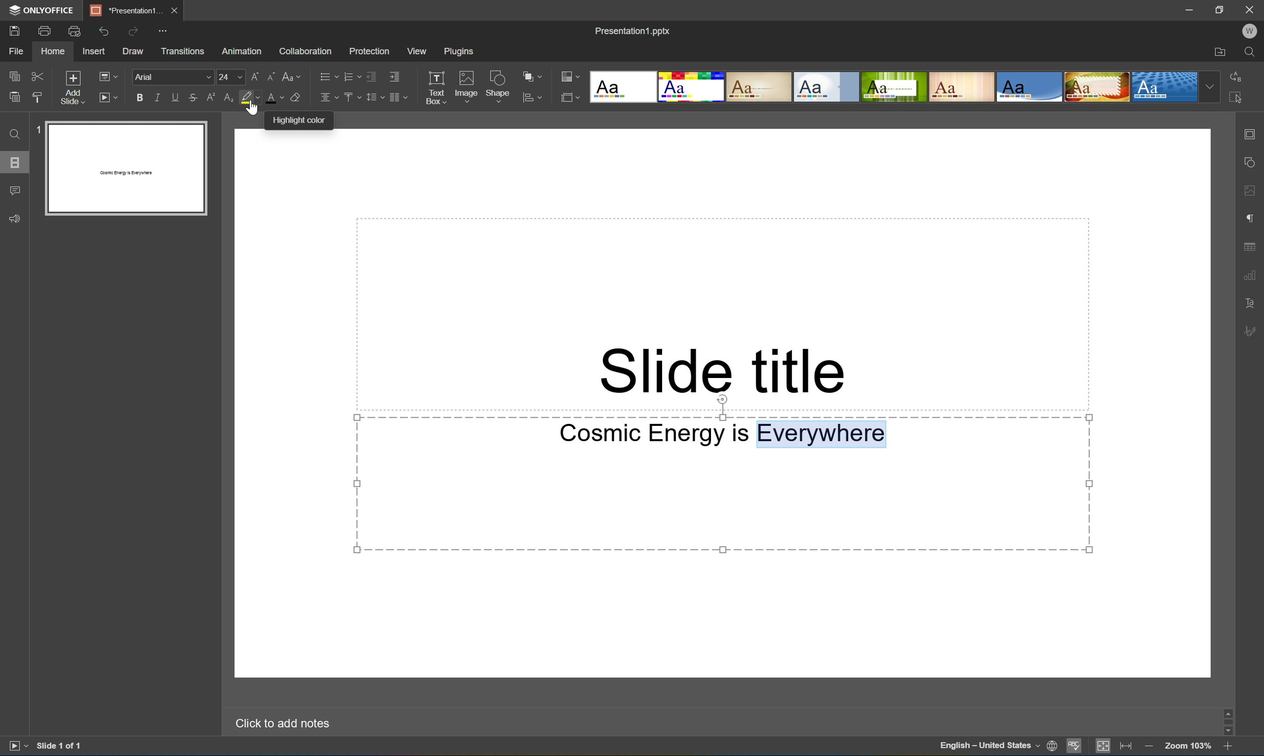  Describe the element at coordinates (467, 85) in the screenshot. I see `Image` at that location.